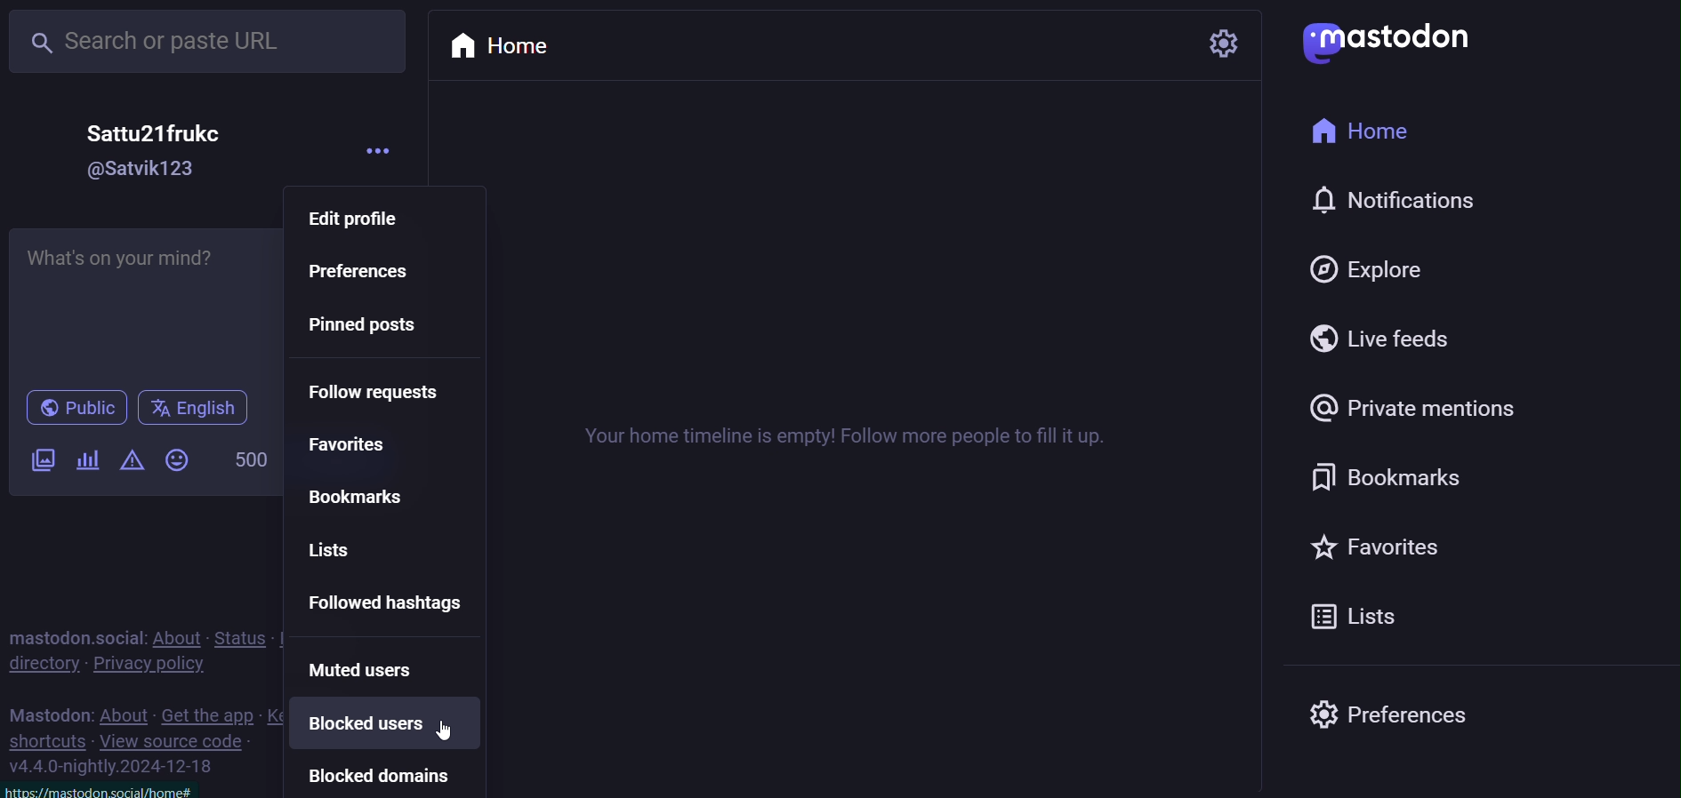 The image size is (1681, 798). I want to click on pinned posts, so click(379, 331).